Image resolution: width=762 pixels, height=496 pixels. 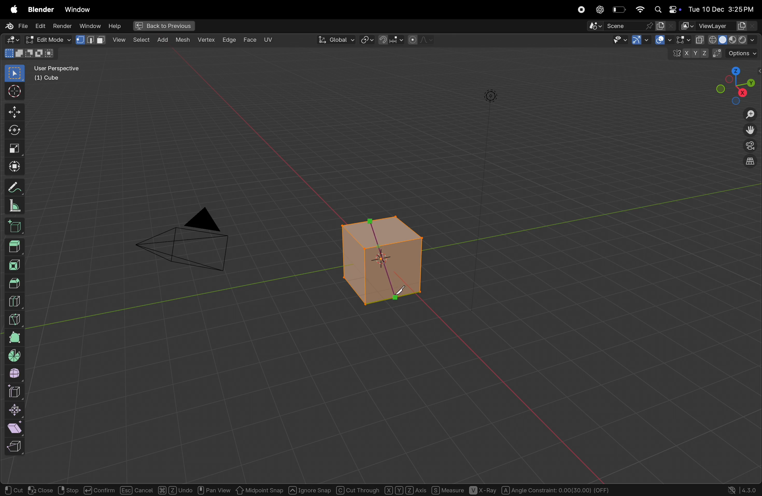 I want to click on transform, so click(x=13, y=132).